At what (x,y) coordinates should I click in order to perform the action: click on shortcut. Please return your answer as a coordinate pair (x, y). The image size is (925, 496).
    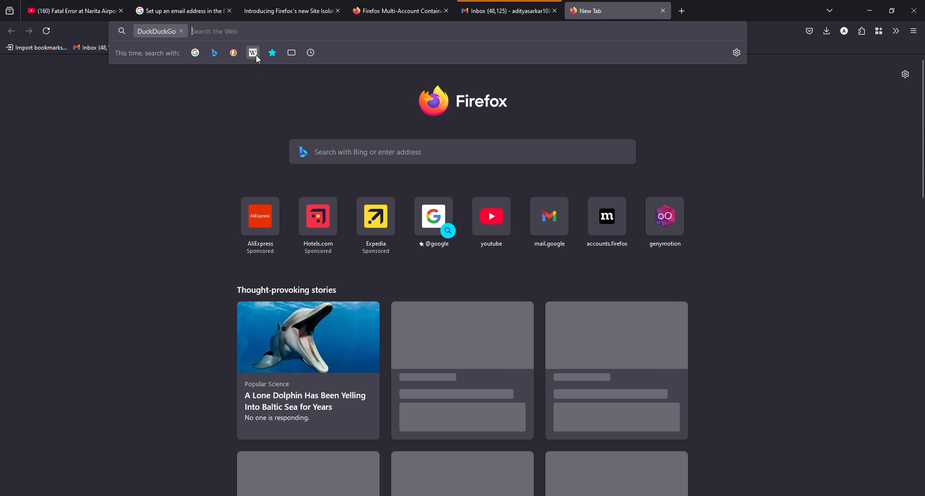
    Looking at the image, I should click on (663, 226).